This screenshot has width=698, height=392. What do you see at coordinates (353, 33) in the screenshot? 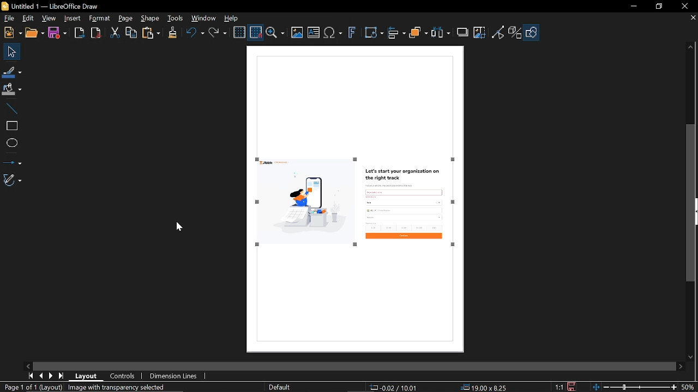
I see `Insert fontwork text` at bounding box center [353, 33].